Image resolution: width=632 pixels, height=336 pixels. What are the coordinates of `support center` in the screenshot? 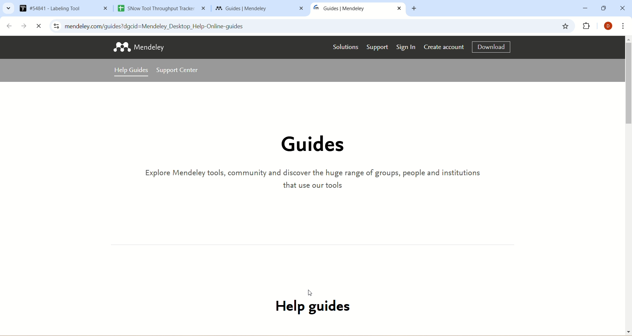 It's located at (177, 71).